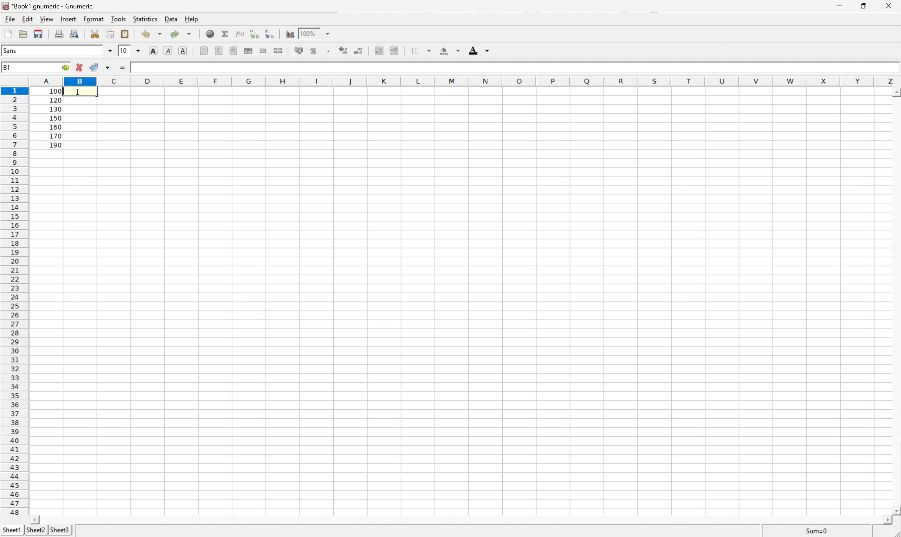 The width and height of the screenshot is (901, 537). What do you see at coordinates (167, 51) in the screenshot?
I see `Italic` at bounding box center [167, 51].